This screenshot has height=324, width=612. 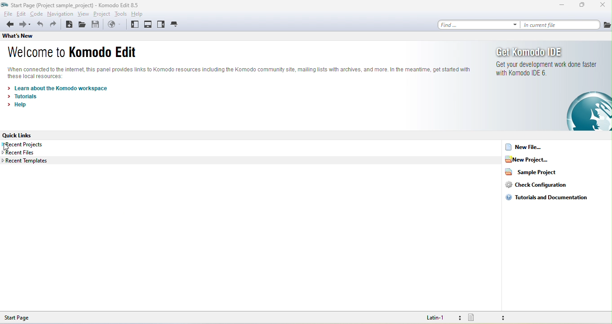 What do you see at coordinates (27, 162) in the screenshot?
I see `recent temoplates` at bounding box center [27, 162].